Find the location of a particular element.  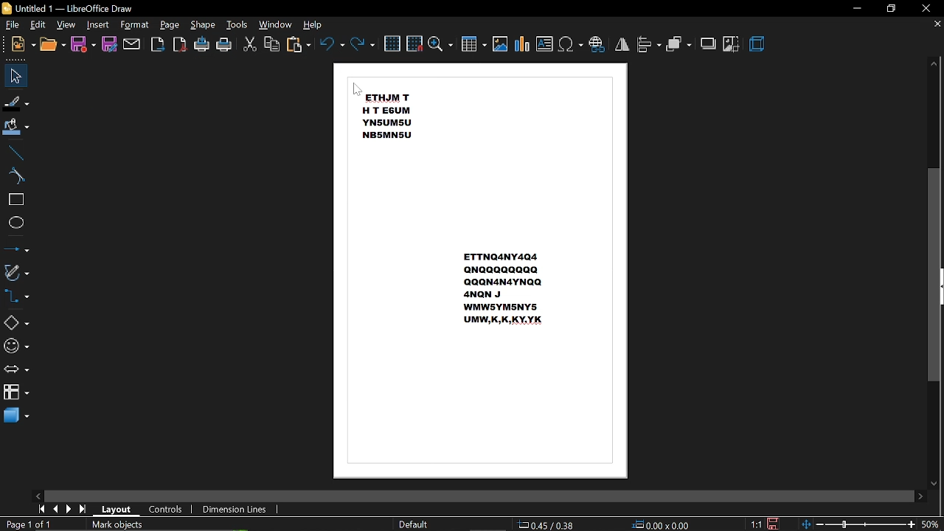

cursor is located at coordinates (358, 91).